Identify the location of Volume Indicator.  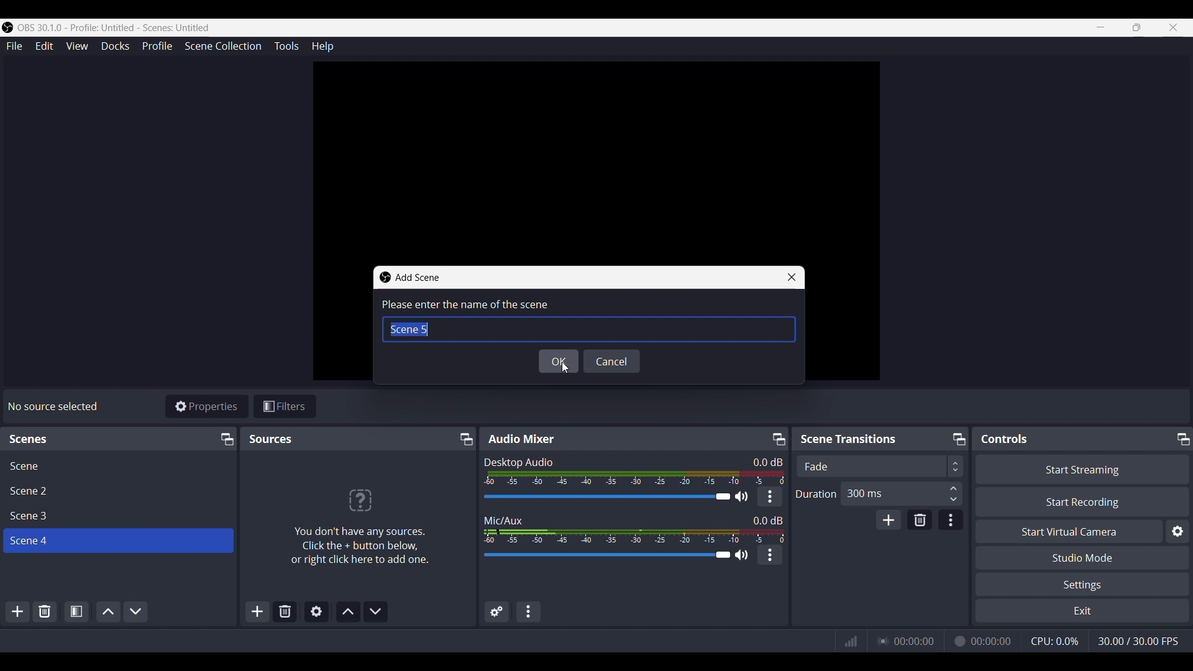
(634, 534).